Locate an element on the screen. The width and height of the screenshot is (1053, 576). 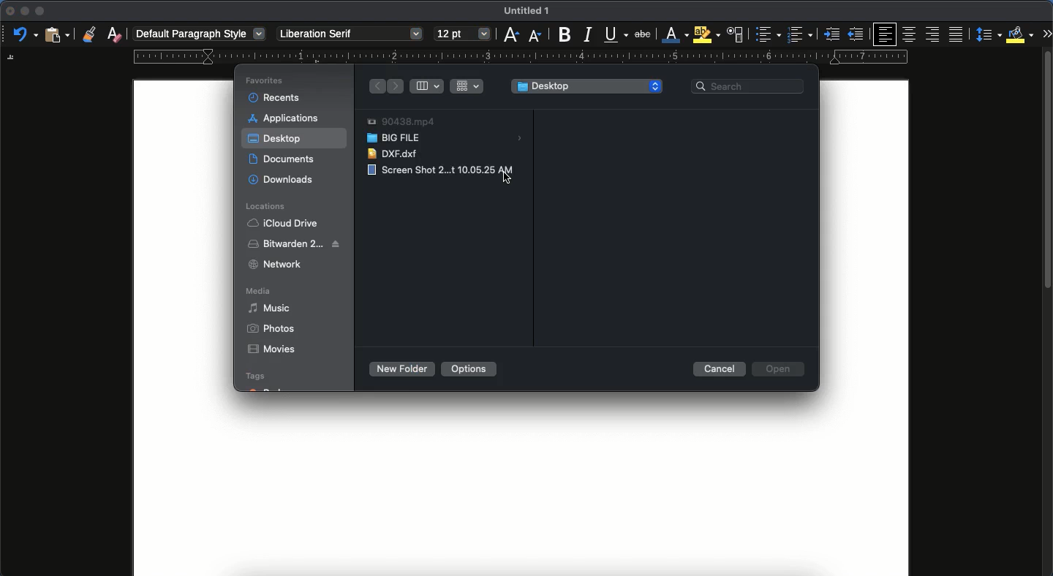
search is located at coordinates (750, 85).